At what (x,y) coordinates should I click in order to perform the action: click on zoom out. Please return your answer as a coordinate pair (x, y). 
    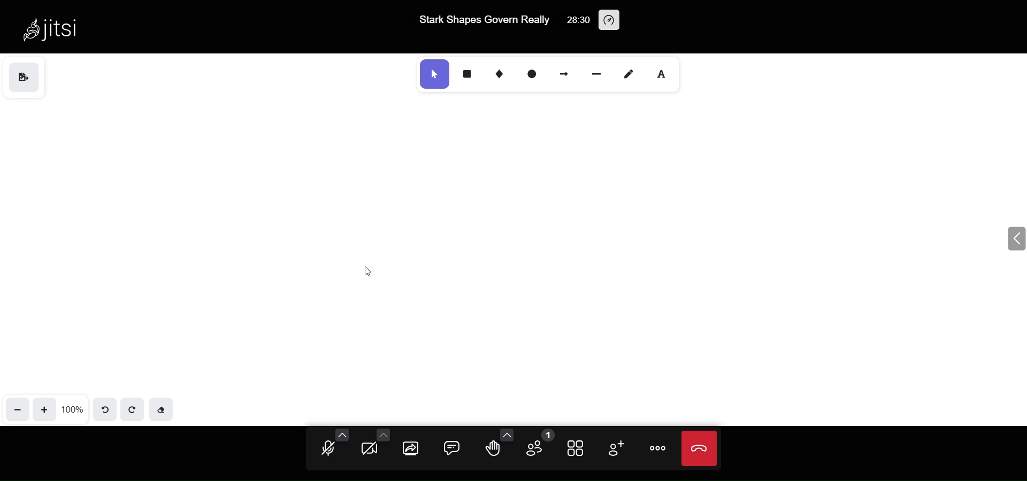
    Looking at the image, I should click on (18, 409).